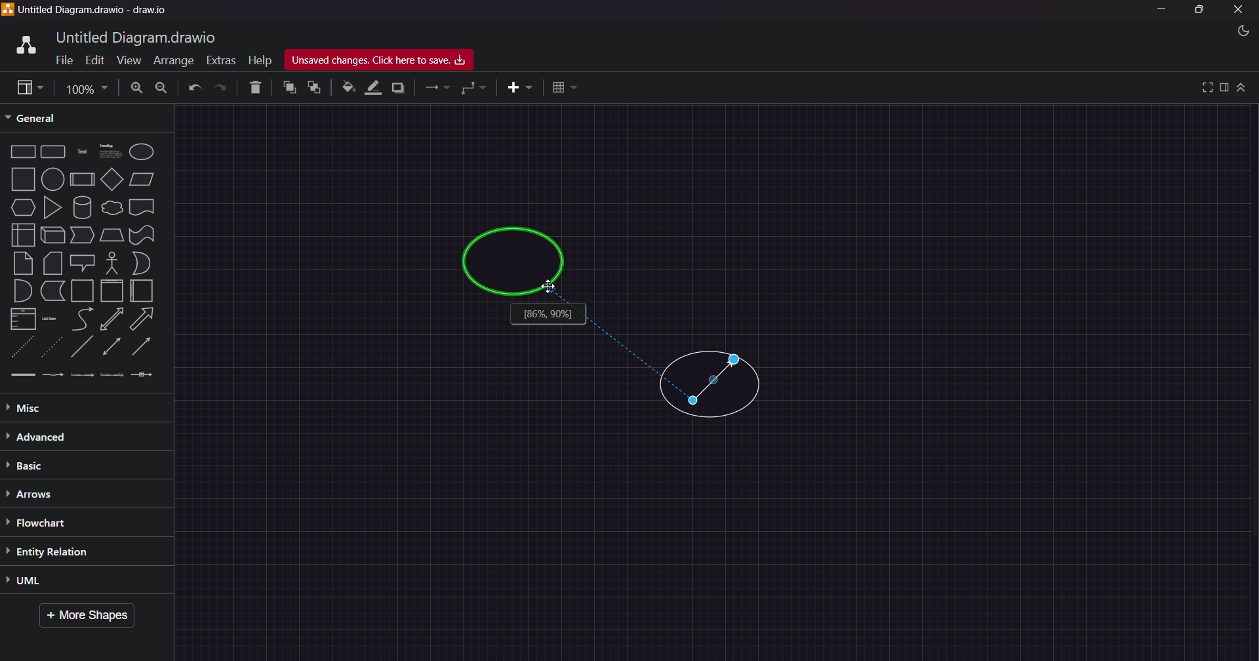 Image resolution: width=1259 pixels, height=661 pixels. What do you see at coordinates (42, 117) in the screenshot?
I see `General` at bounding box center [42, 117].